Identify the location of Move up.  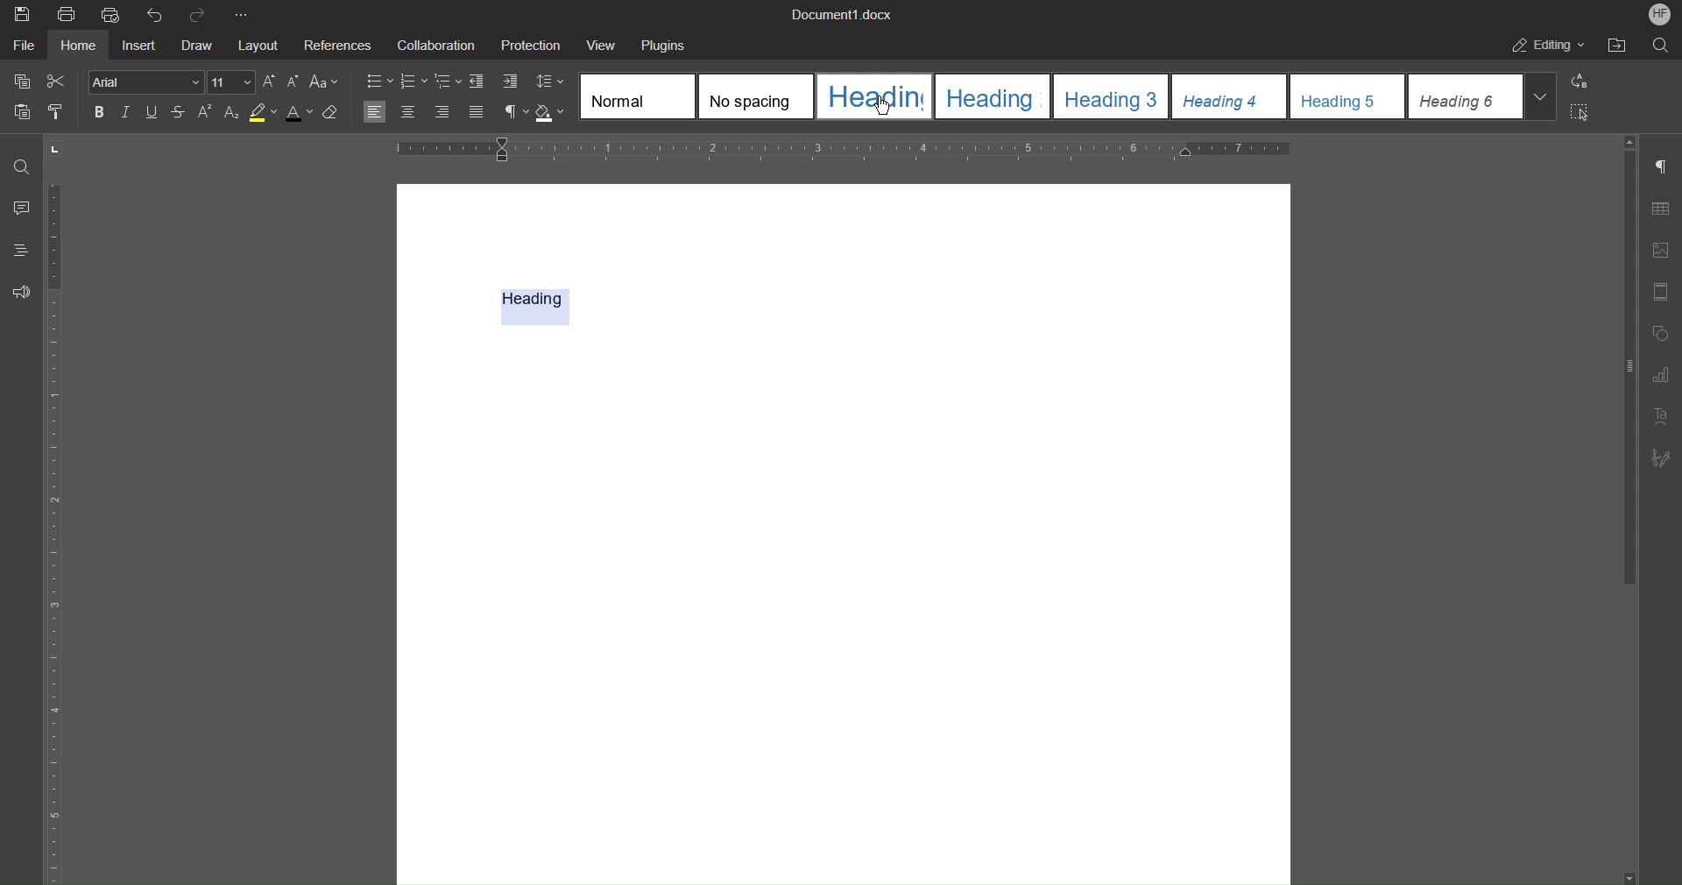
(1630, 143).